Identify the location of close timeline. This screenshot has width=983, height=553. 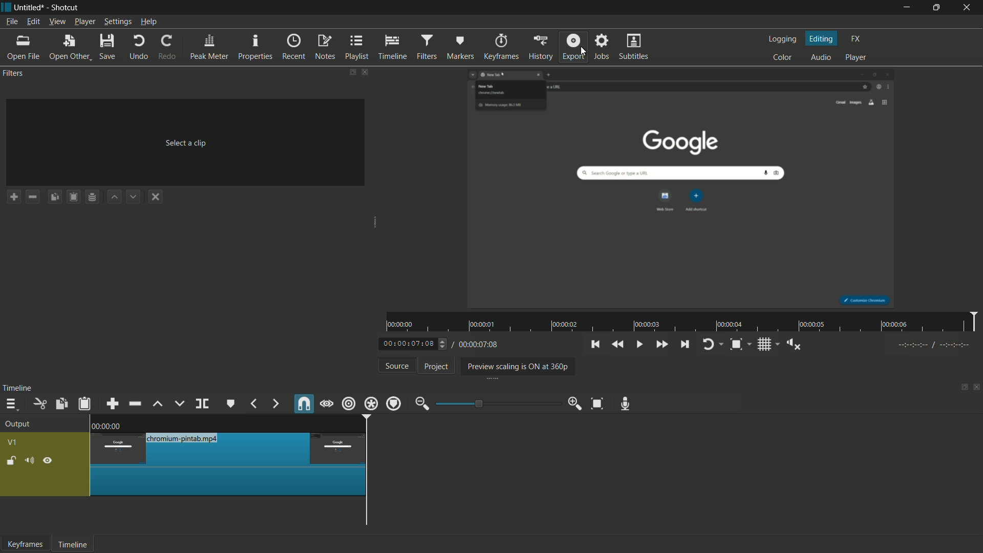
(977, 388).